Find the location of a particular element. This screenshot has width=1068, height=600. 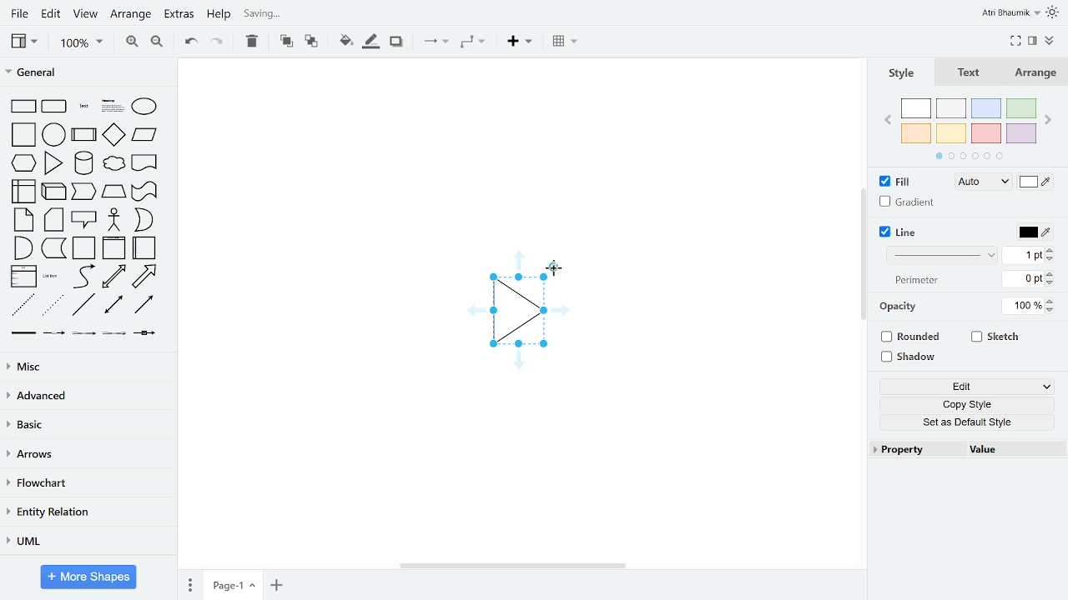

line is located at coordinates (903, 232).